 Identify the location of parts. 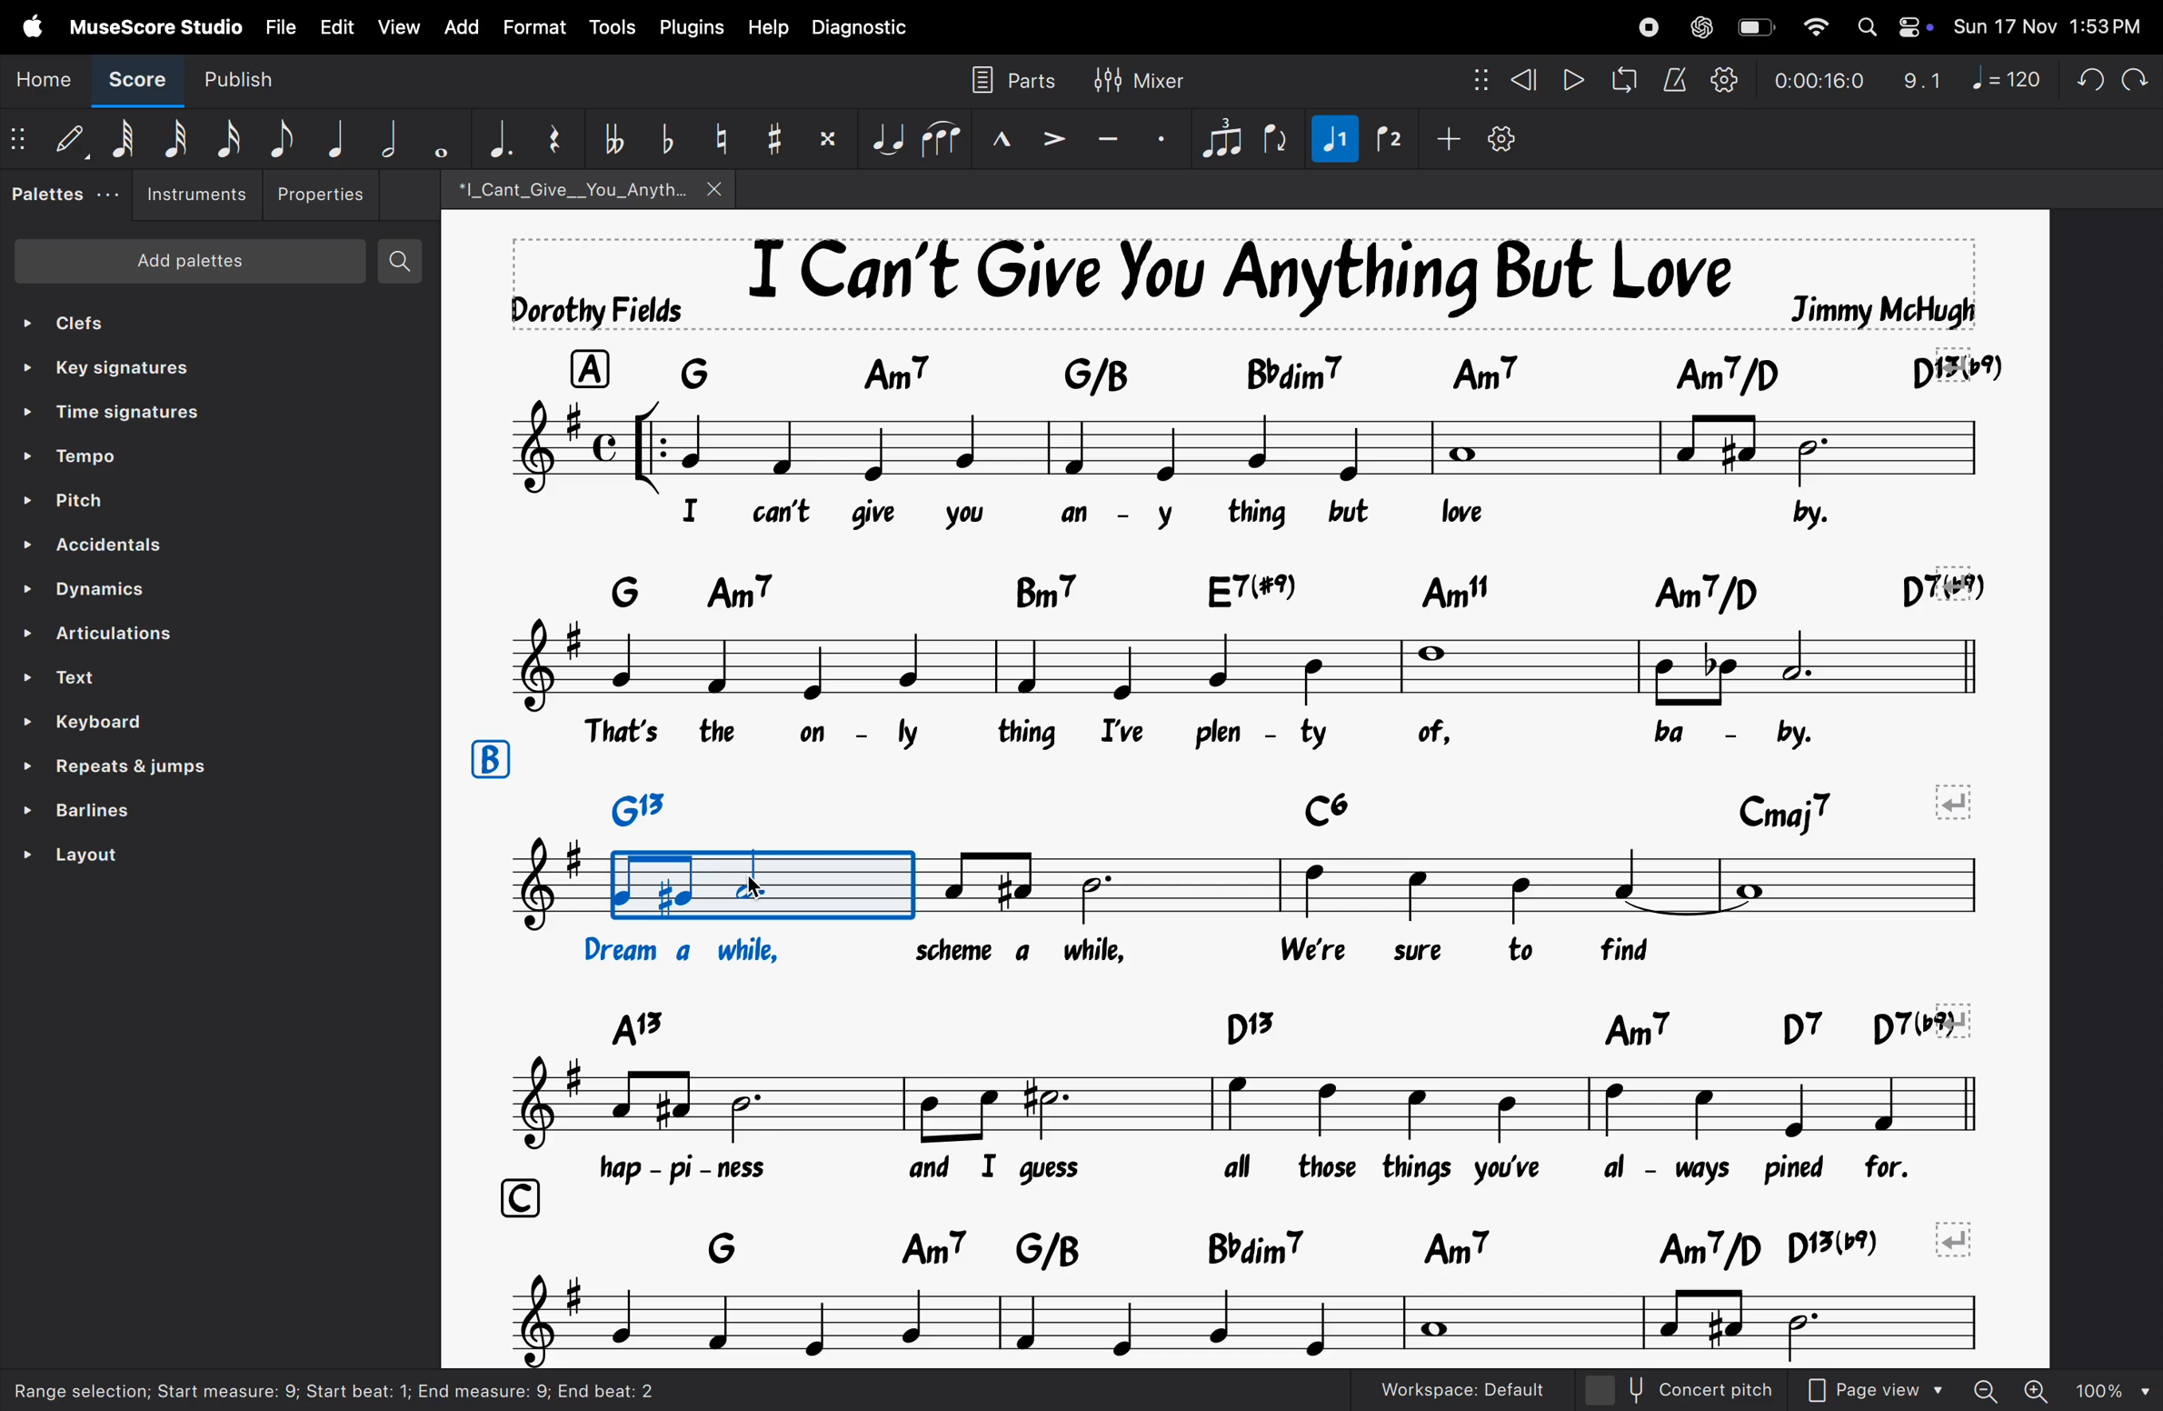
(1016, 76).